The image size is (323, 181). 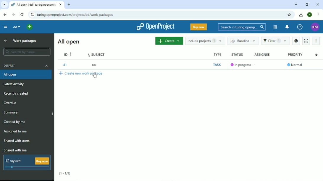 What do you see at coordinates (32, 15) in the screenshot?
I see `View site information` at bounding box center [32, 15].